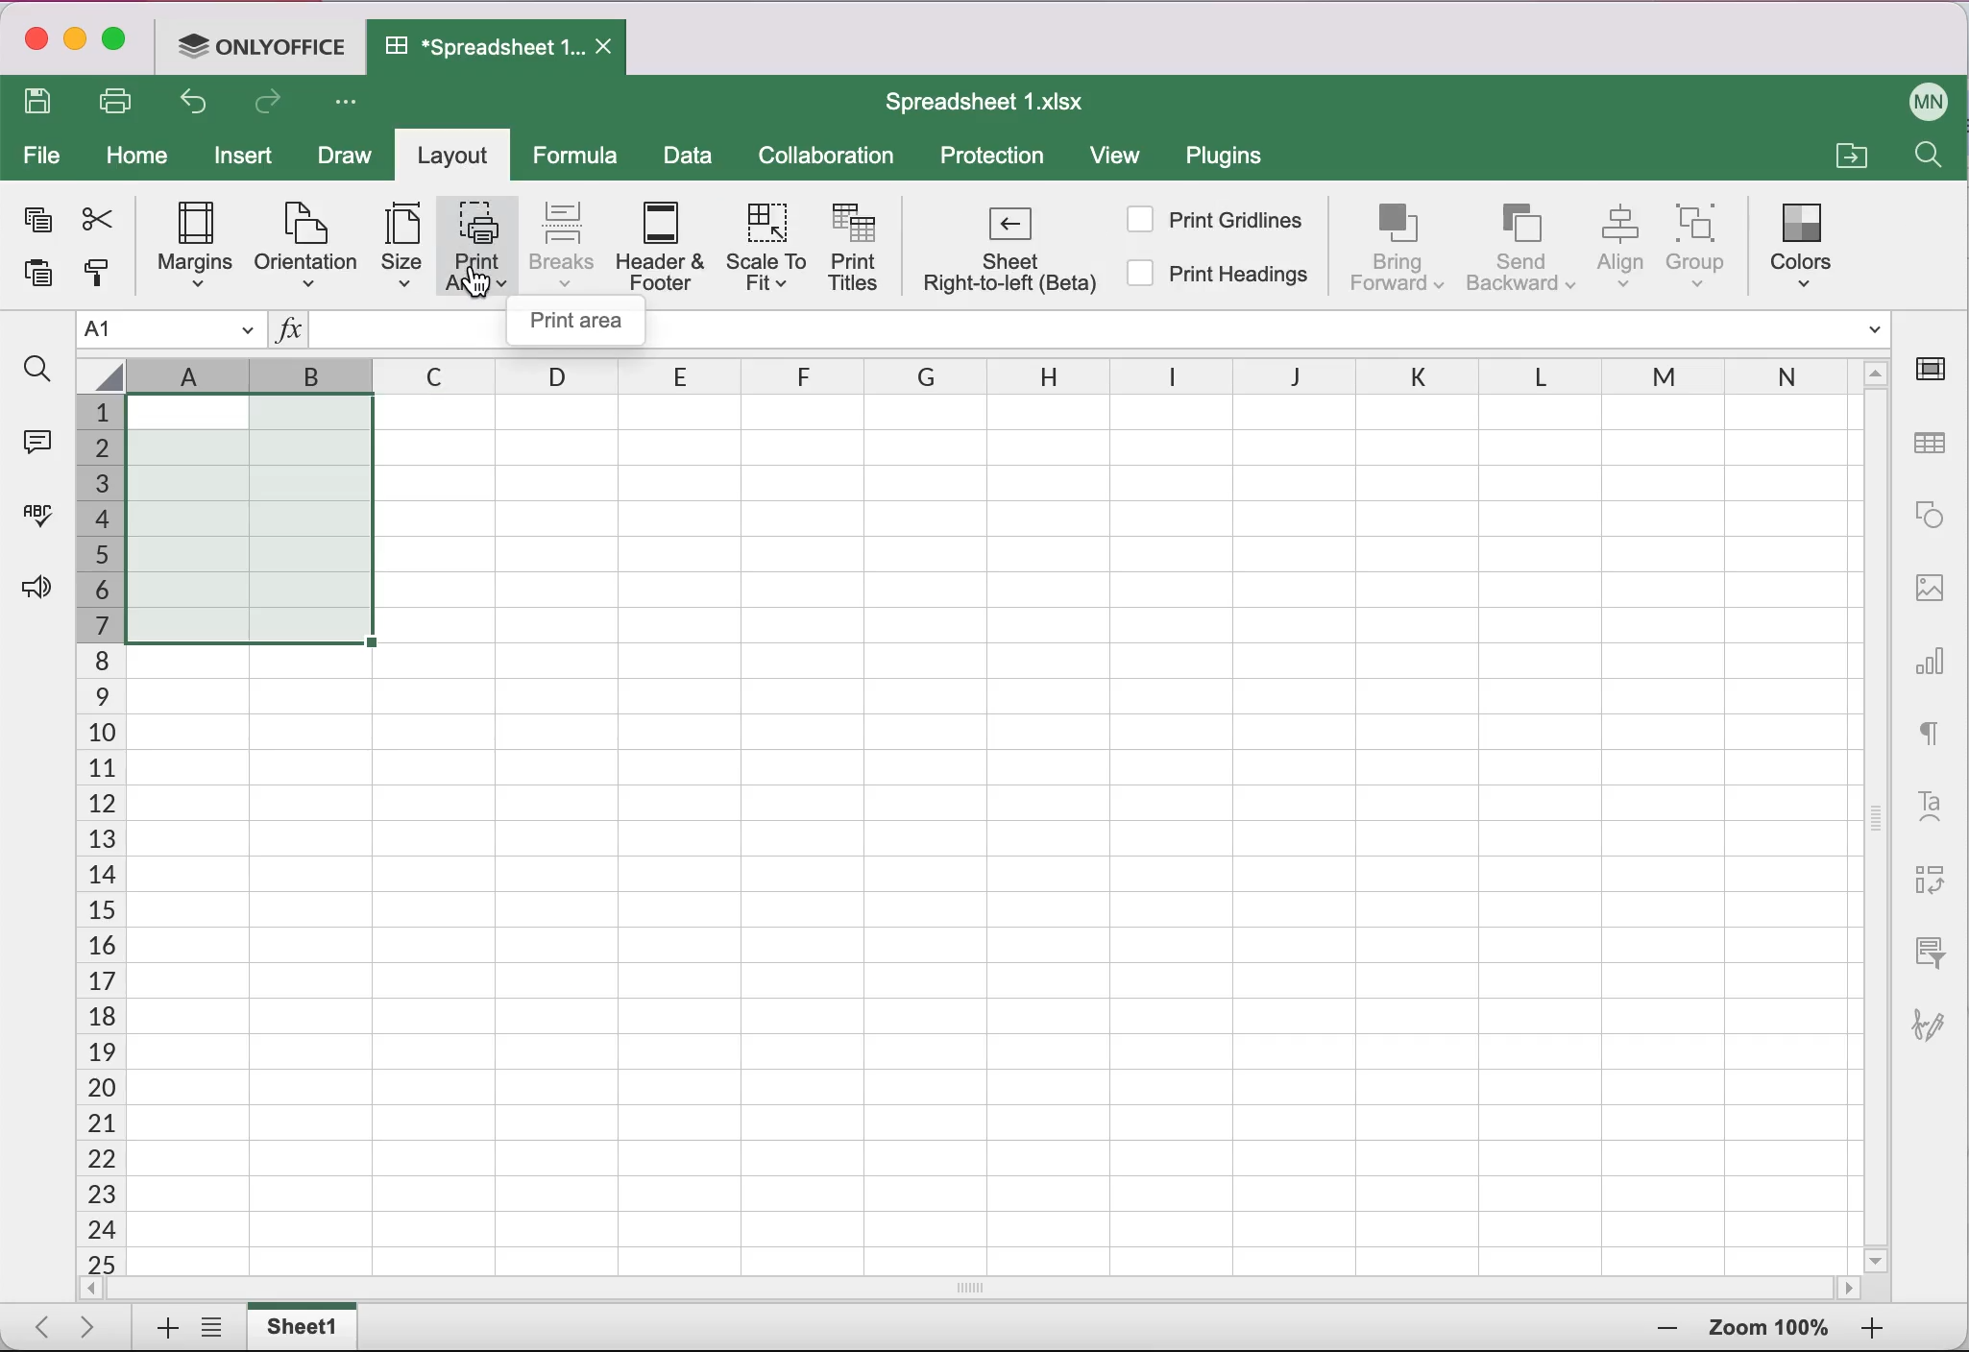 Image resolution: width=1969 pixels, height=1352 pixels. I want to click on zoom out, so click(1872, 1330).